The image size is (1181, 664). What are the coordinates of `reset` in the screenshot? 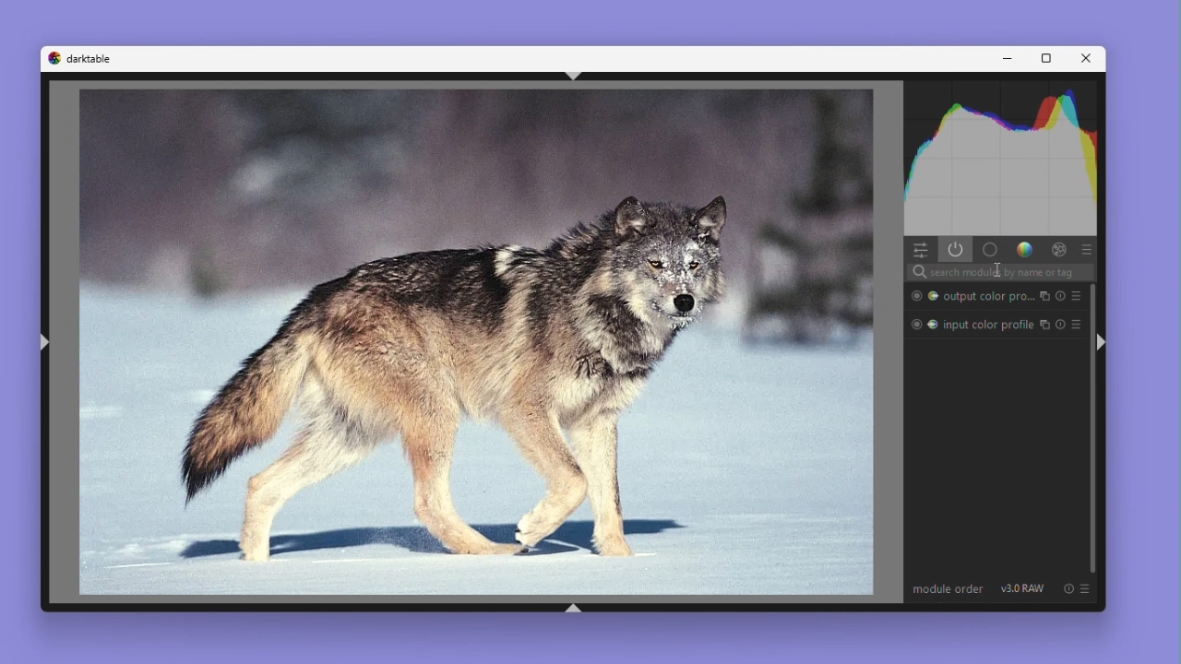 It's located at (1061, 326).